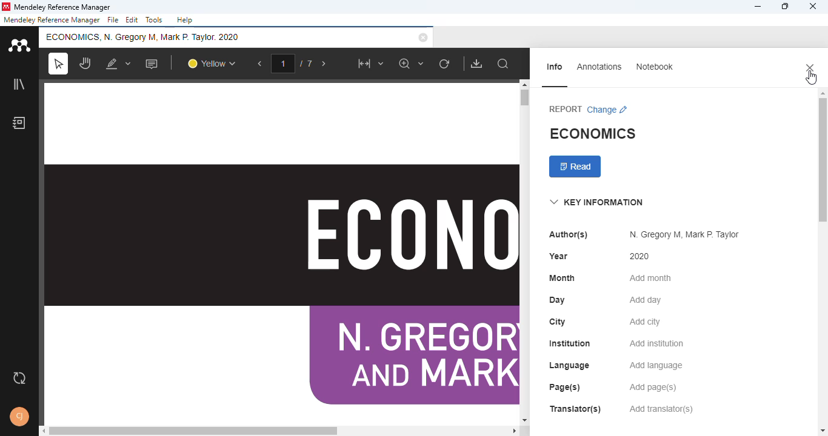  Describe the element at coordinates (570, 365) in the screenshot. I see `language` at that location.